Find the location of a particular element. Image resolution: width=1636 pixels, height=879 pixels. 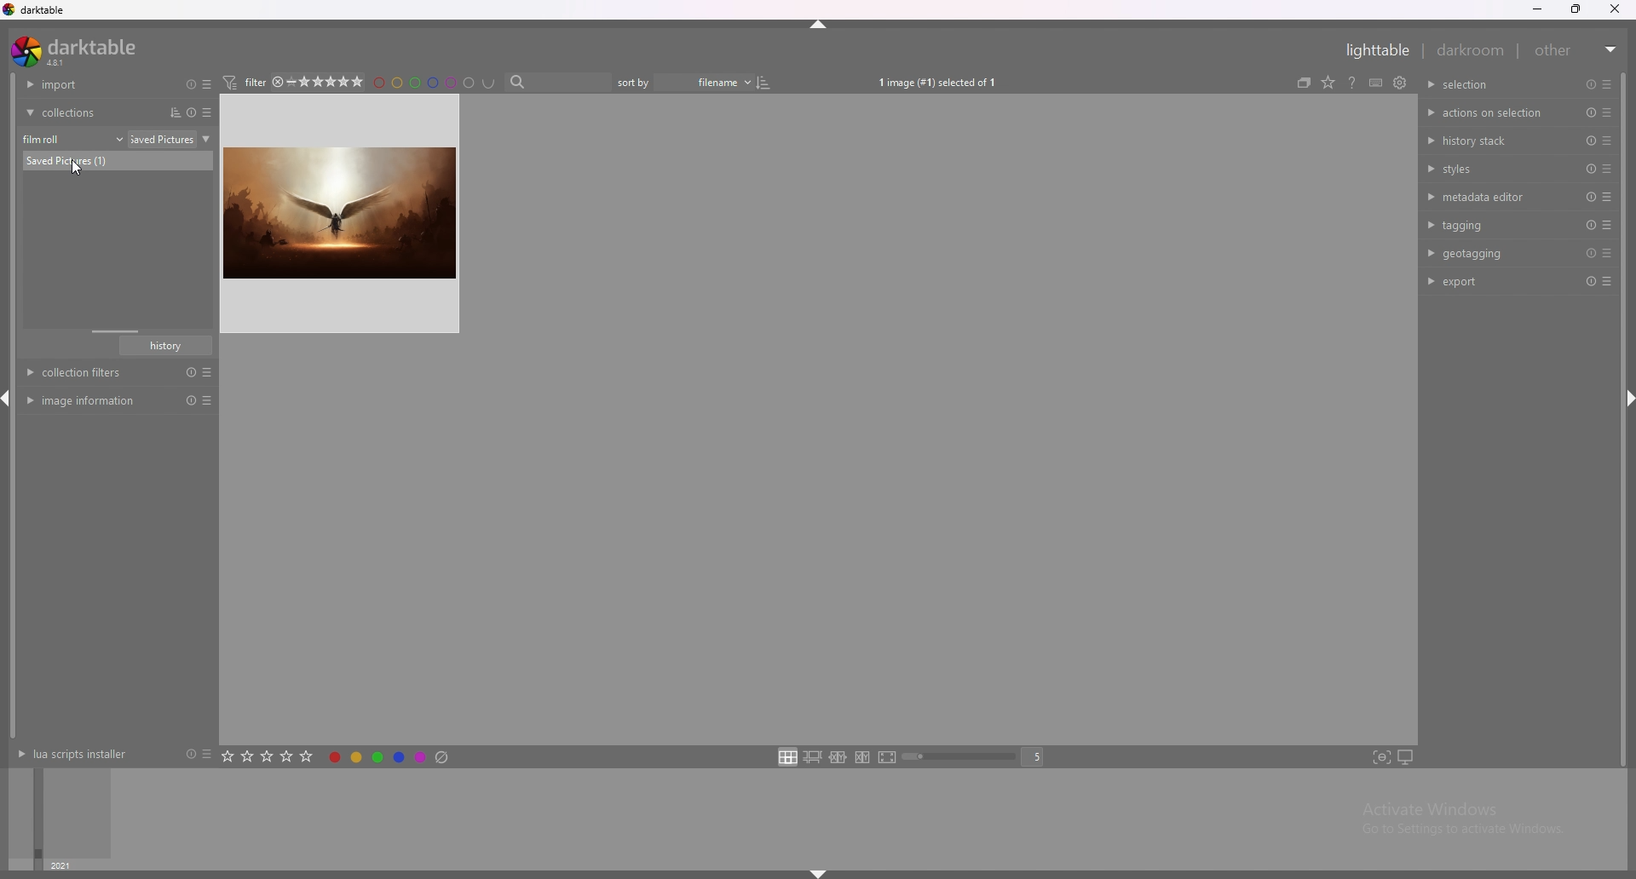

presets is located at coordinates (210, 84).